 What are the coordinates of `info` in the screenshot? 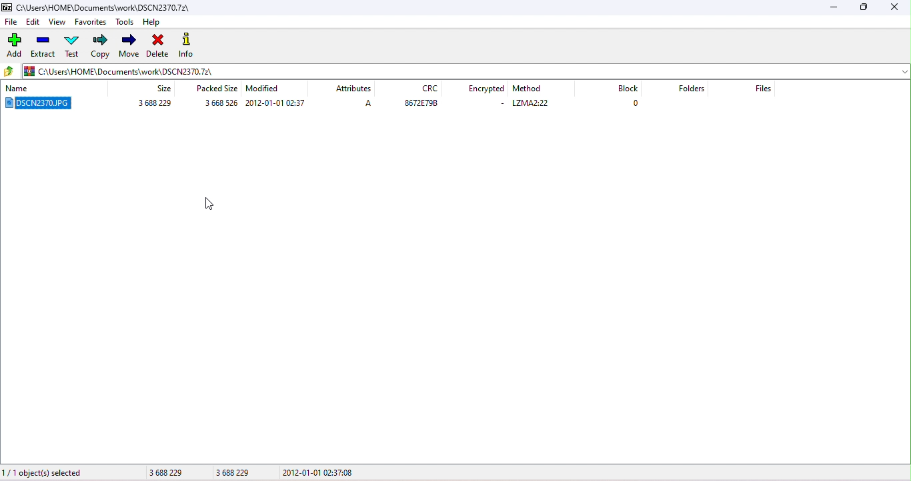 It's located at (189, 45).